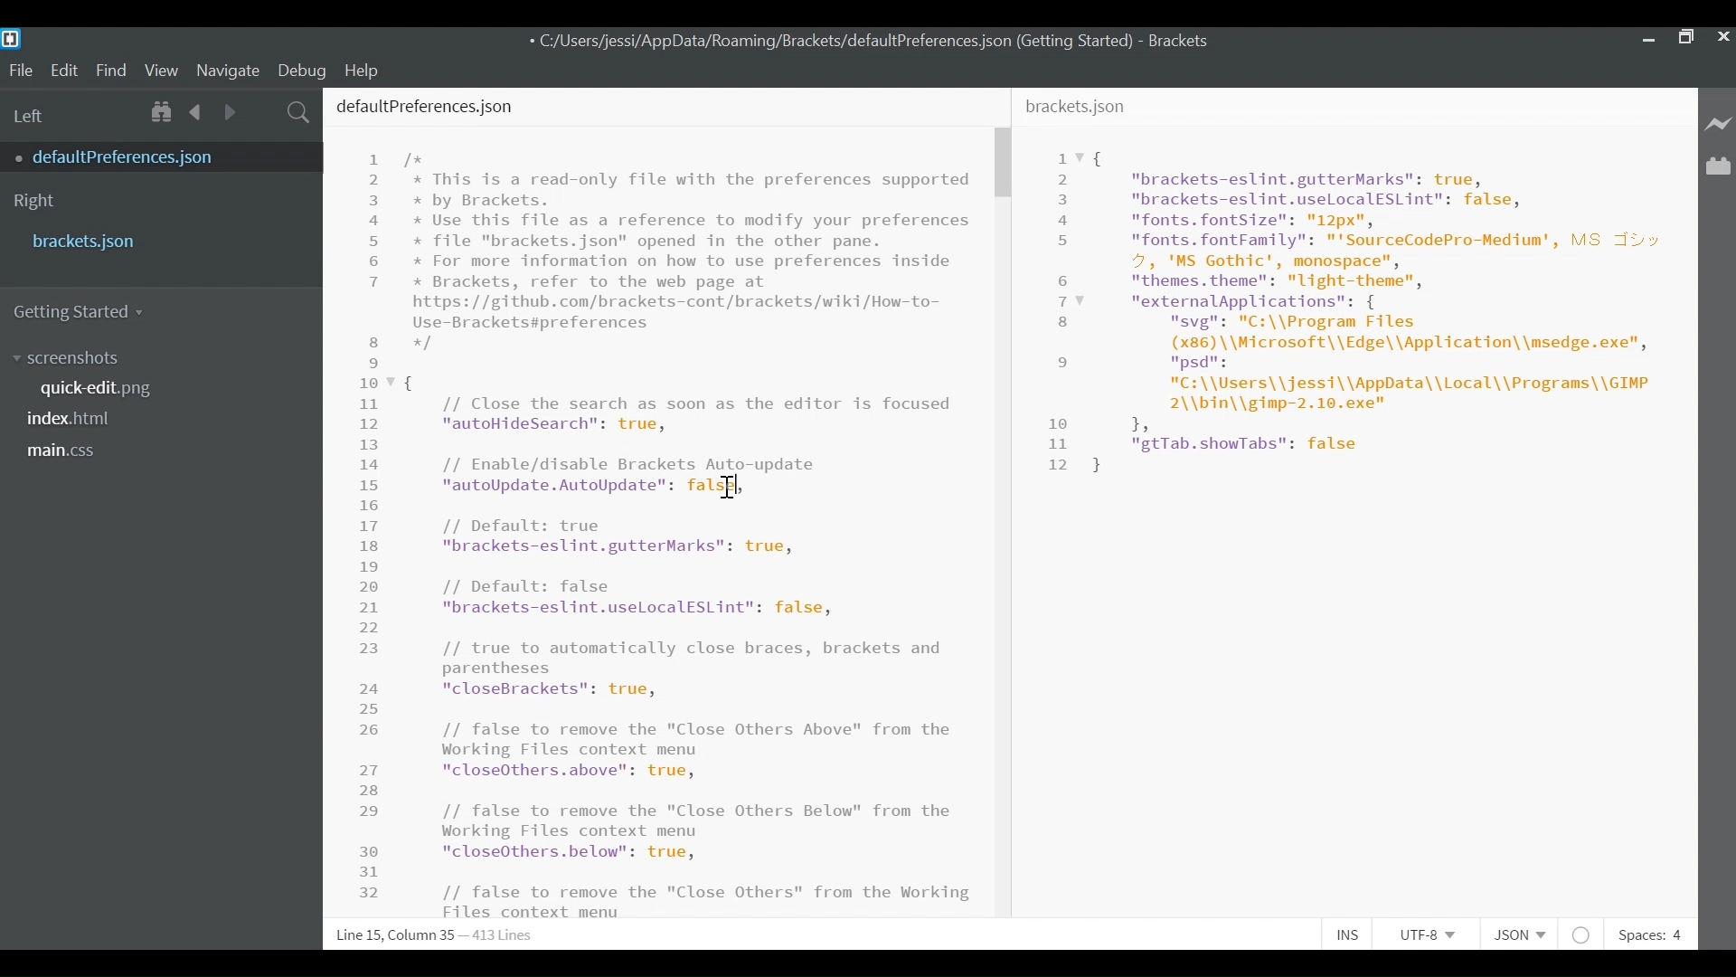 Image resolution: width=1736 pixels, height=977 pixels. What do you see at coordinates (657, 502) in the screenshot?
I see `defaultPrefereces.json File Editor` at bounding box center [657, 502].